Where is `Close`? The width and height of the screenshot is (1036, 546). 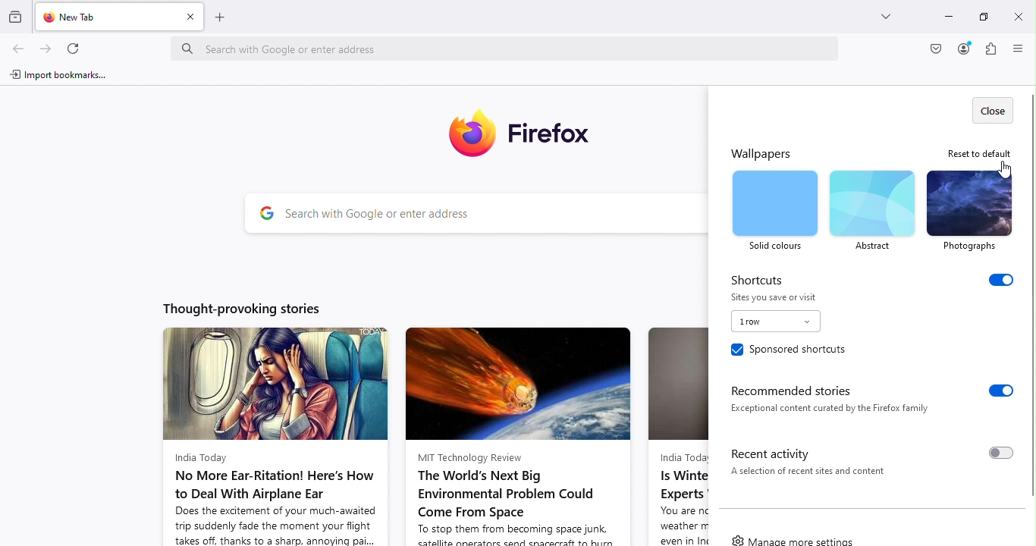
Close is located at coordinates (992, 106).